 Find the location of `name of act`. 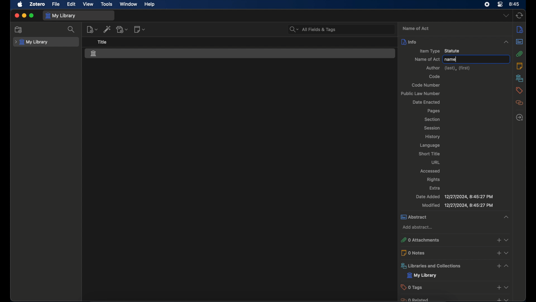

name of act is located at coordinates (427, 59).